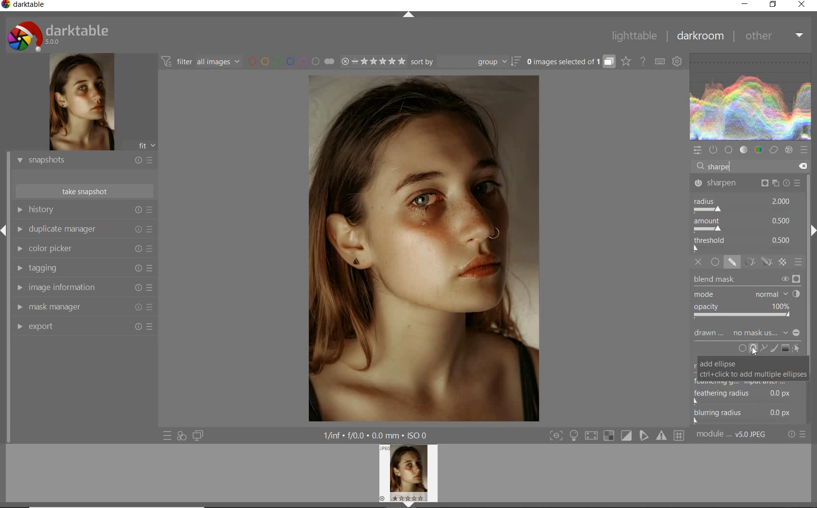 The width and height of the screenshot is (817, 508). Describe the element at coordinates (84, 161) in the screenshot. I see `snapshots` at that location.